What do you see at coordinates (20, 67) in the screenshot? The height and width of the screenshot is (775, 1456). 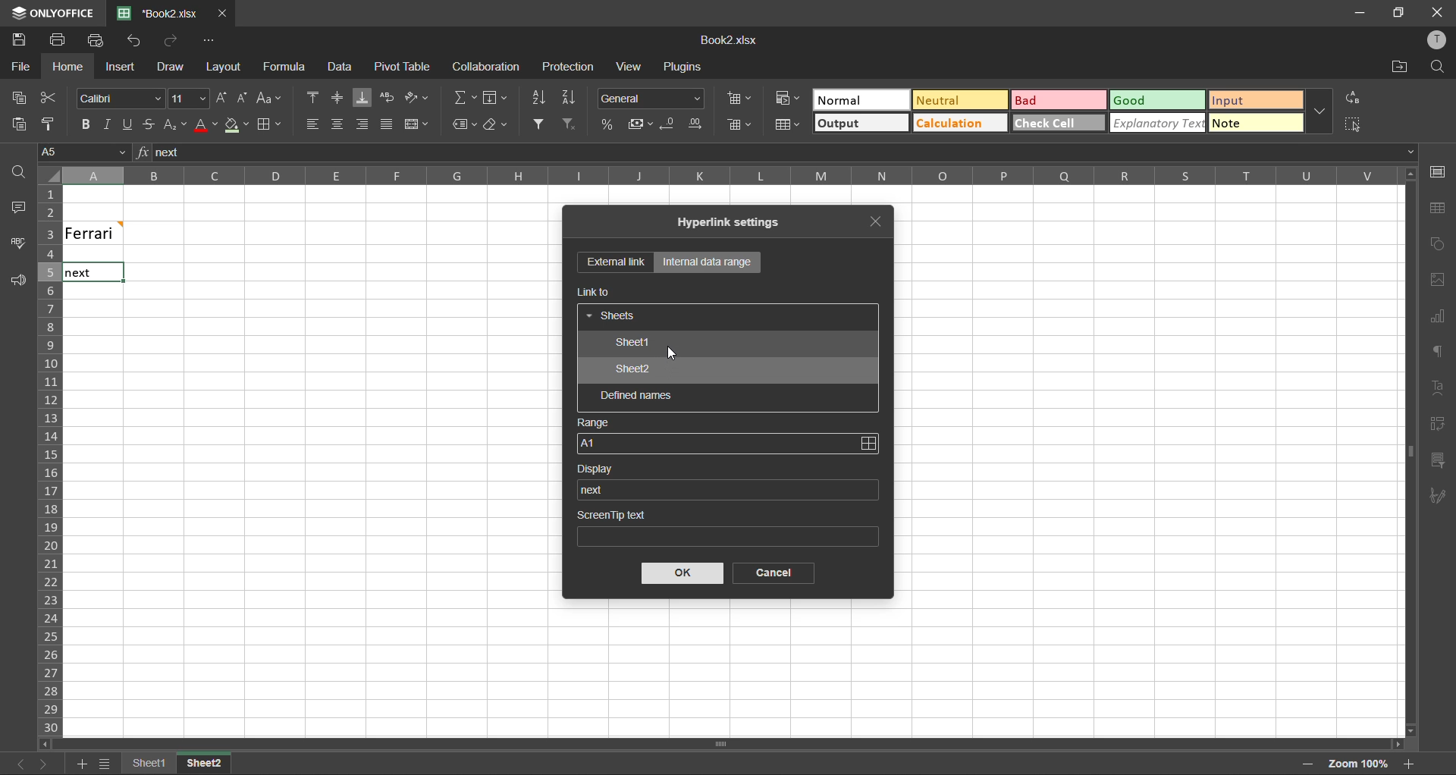 I see `file` at bounding box center [20, 67].